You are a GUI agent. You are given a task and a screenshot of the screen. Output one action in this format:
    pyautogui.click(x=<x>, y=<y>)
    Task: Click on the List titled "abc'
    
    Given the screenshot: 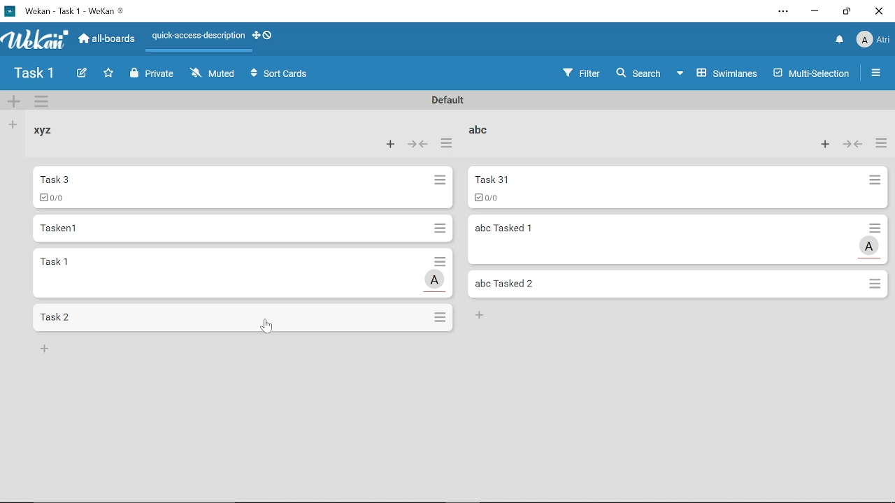 What is the action you would take?
    pyautogui.click(x=477, y=129)
    